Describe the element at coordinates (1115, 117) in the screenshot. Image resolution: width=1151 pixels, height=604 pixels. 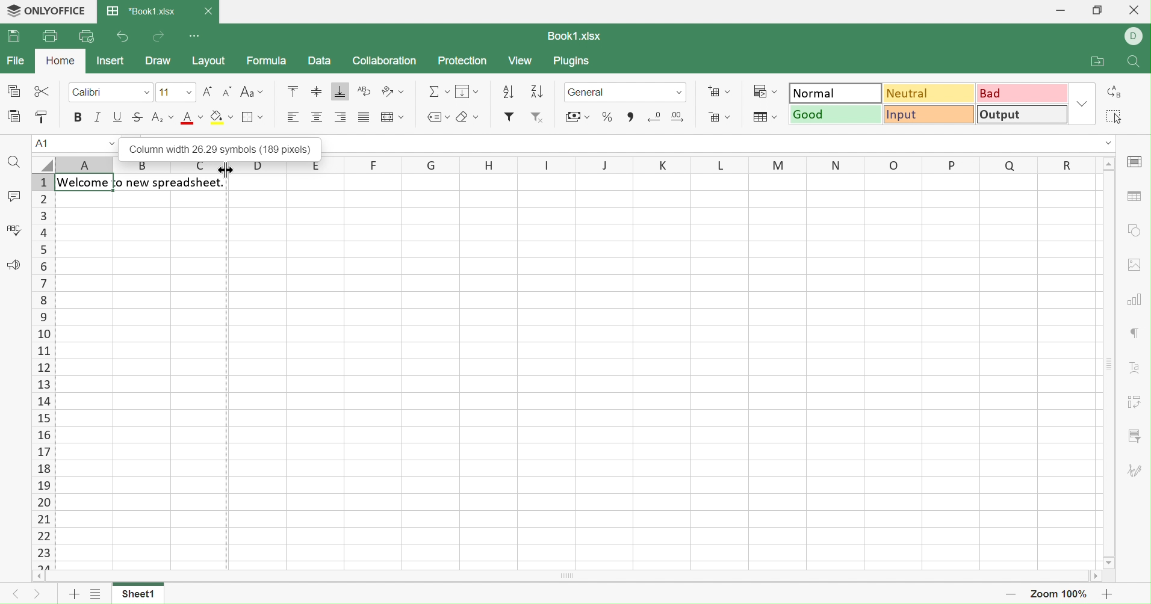
I see `Select all` at that location.